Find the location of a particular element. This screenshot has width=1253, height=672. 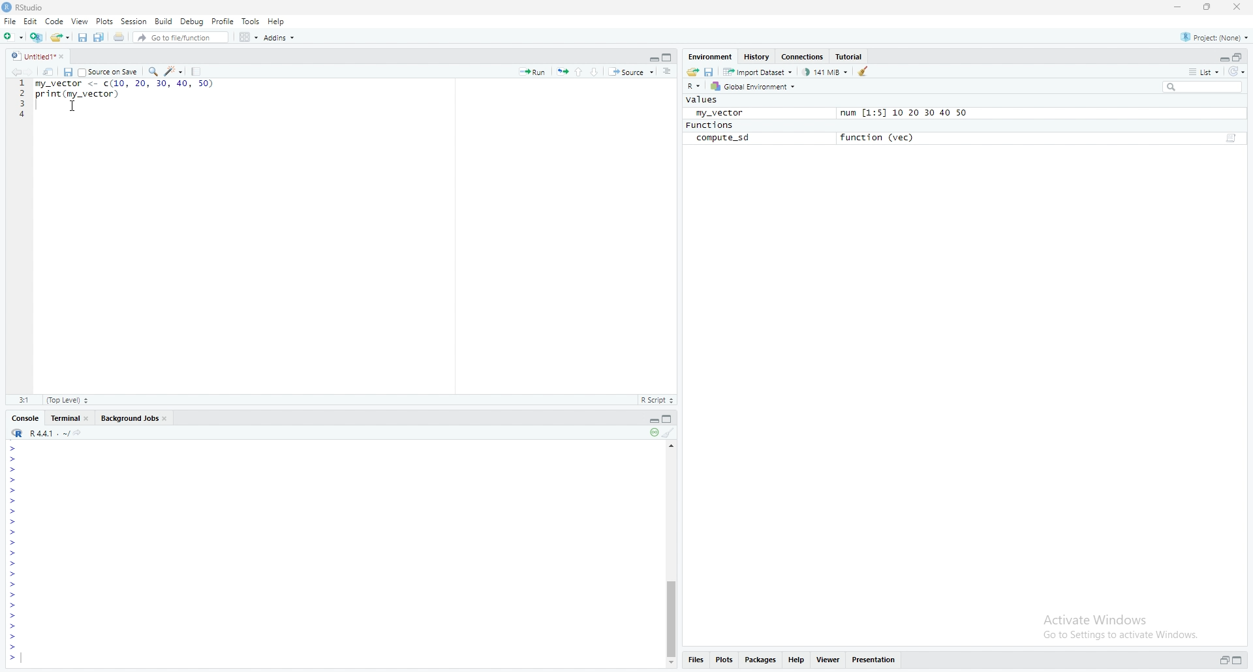

Prompt cursor is located at coordinates (13, 501).